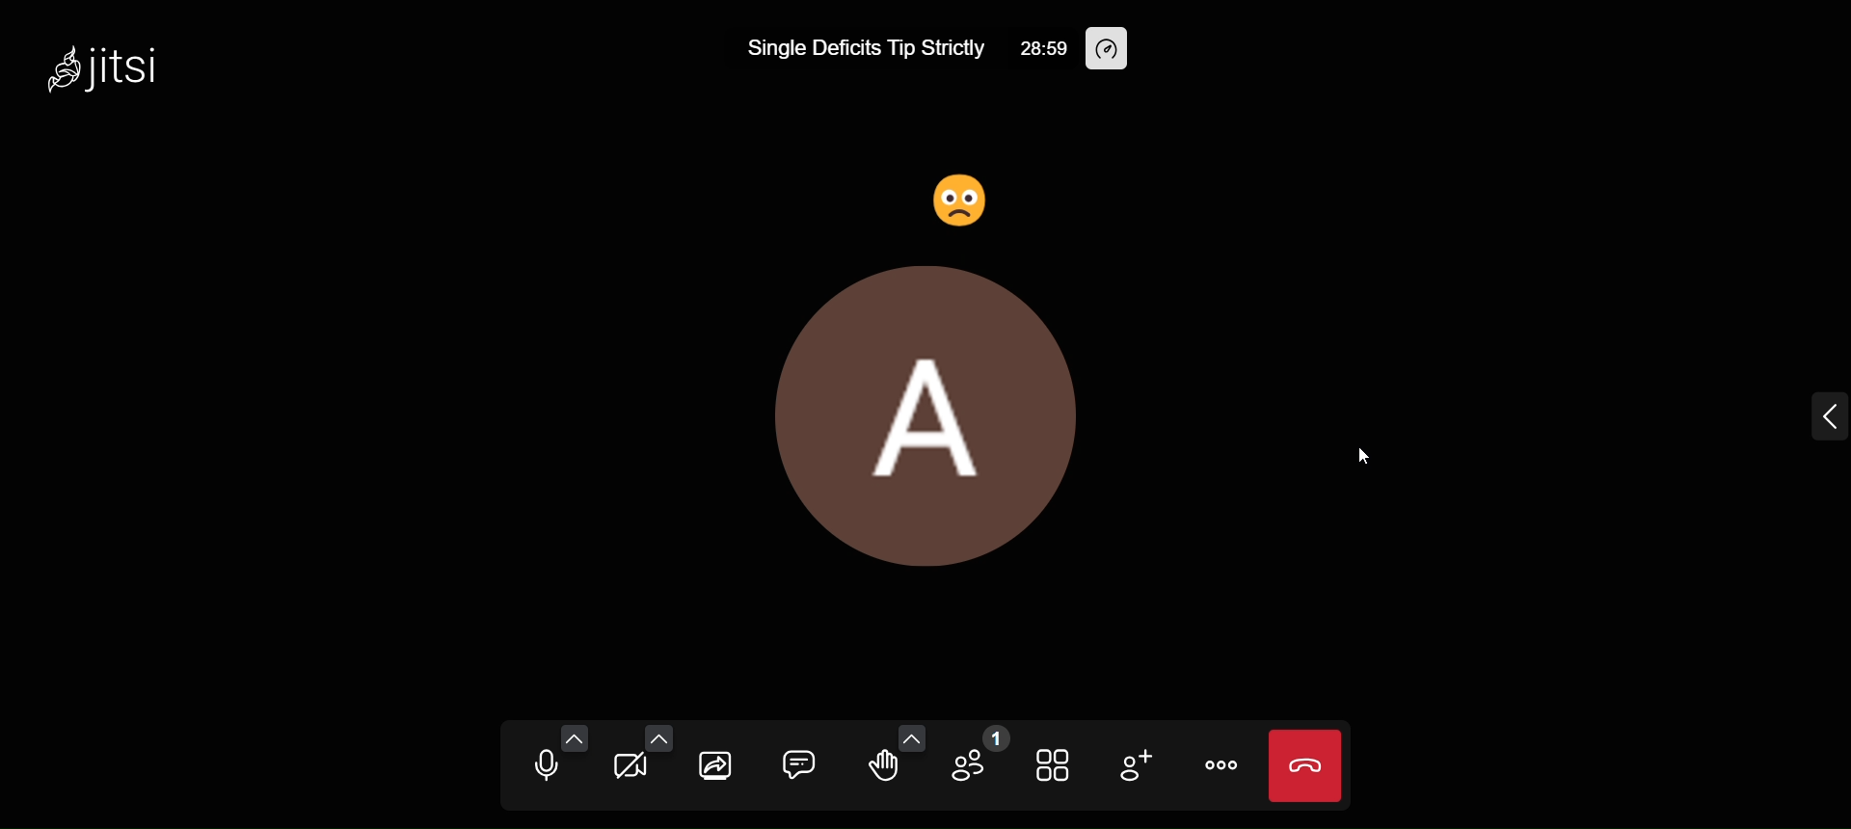 The height and width of the screenshot is (829, 1851). I want to click on audio settings, so click(573, 739).